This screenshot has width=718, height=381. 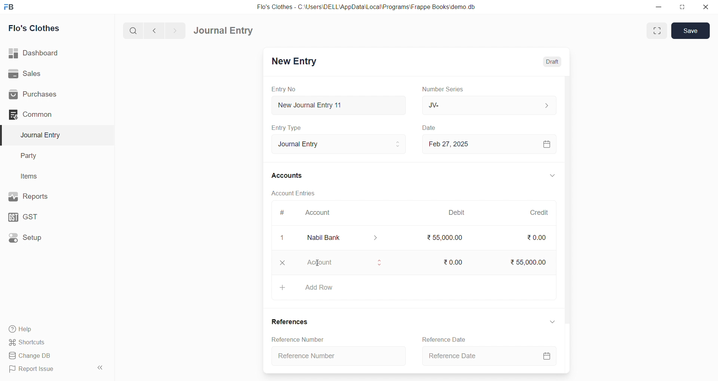 What do you see at coordinates (488, 104) in the screenshot?
I see `JV-` at bounding box center [488, 104].